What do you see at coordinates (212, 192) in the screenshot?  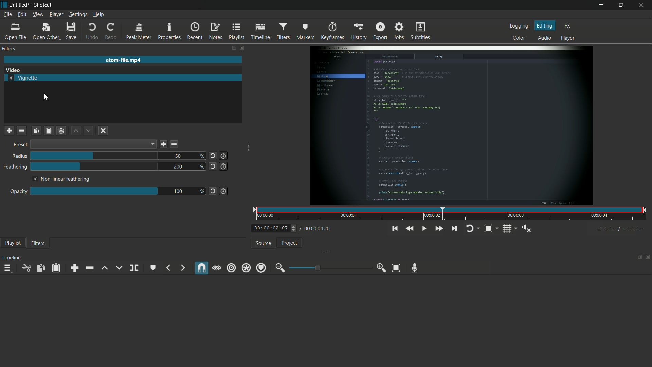 I see `reset to default` at bounding box center [212, 192].